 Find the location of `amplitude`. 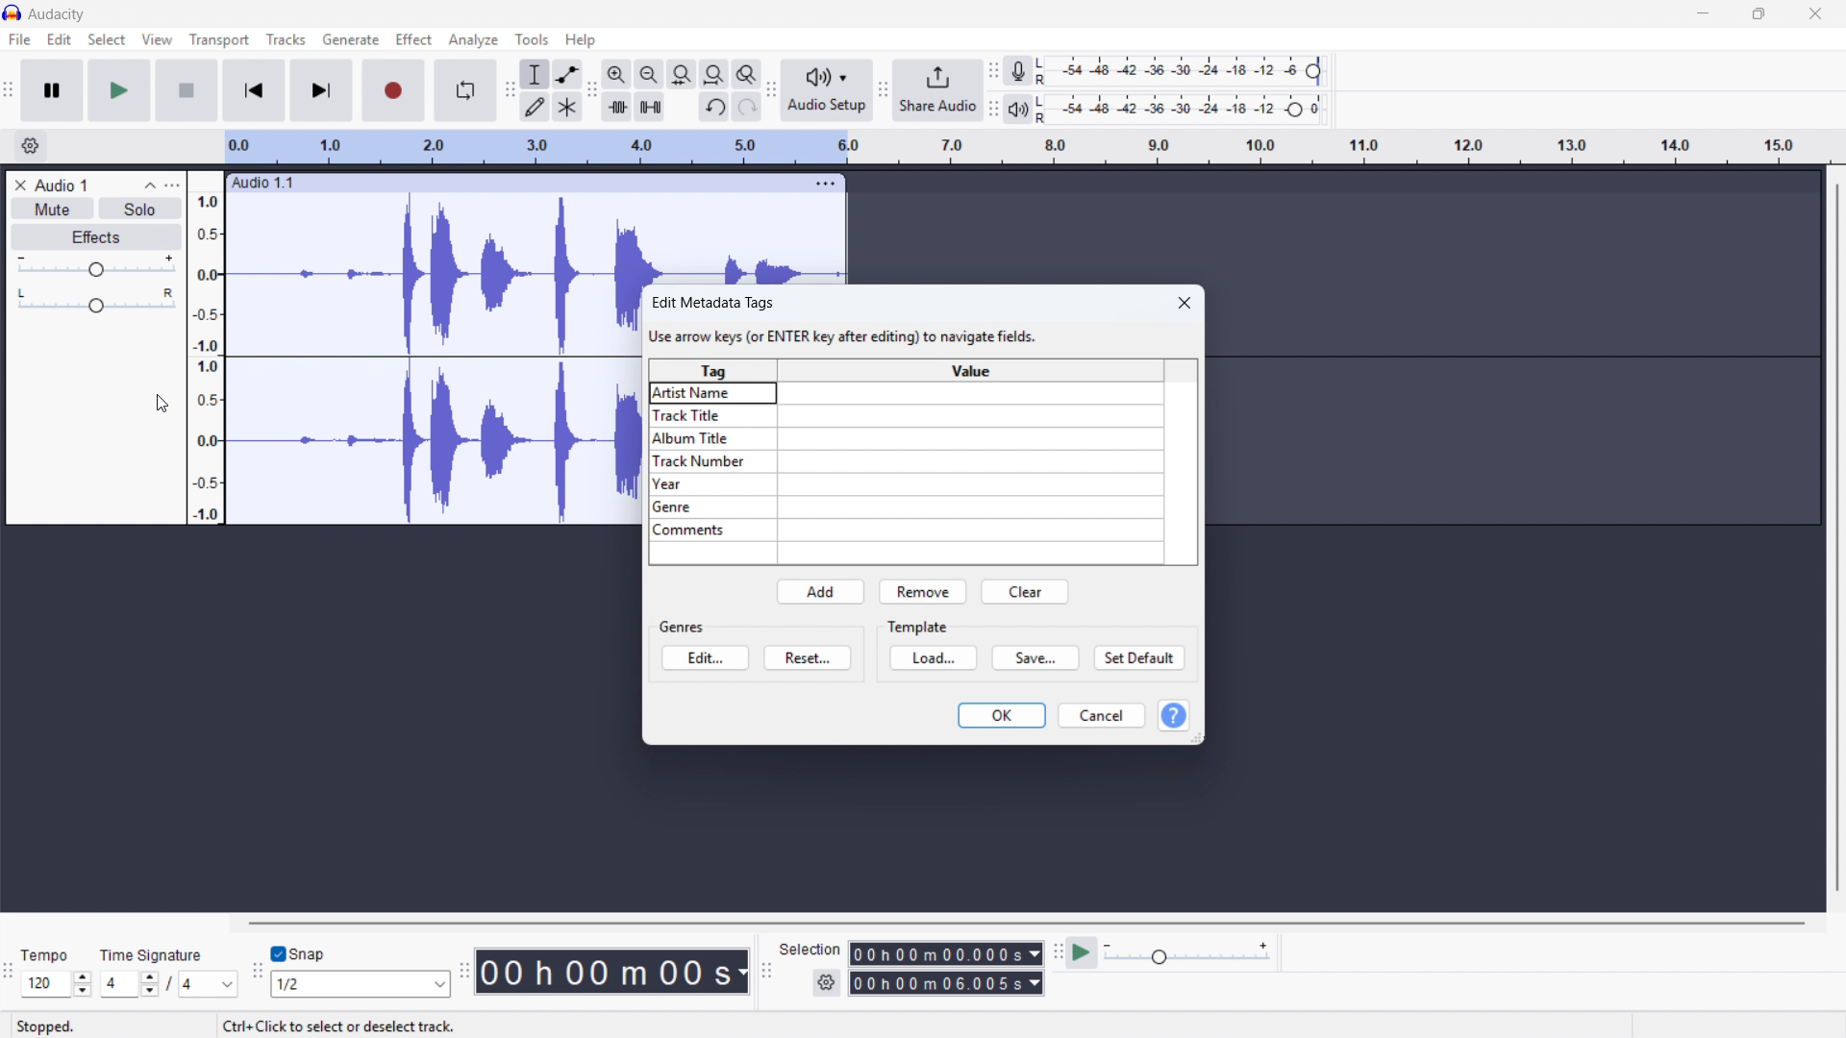

amplitude is located at coordinates (206, 347).